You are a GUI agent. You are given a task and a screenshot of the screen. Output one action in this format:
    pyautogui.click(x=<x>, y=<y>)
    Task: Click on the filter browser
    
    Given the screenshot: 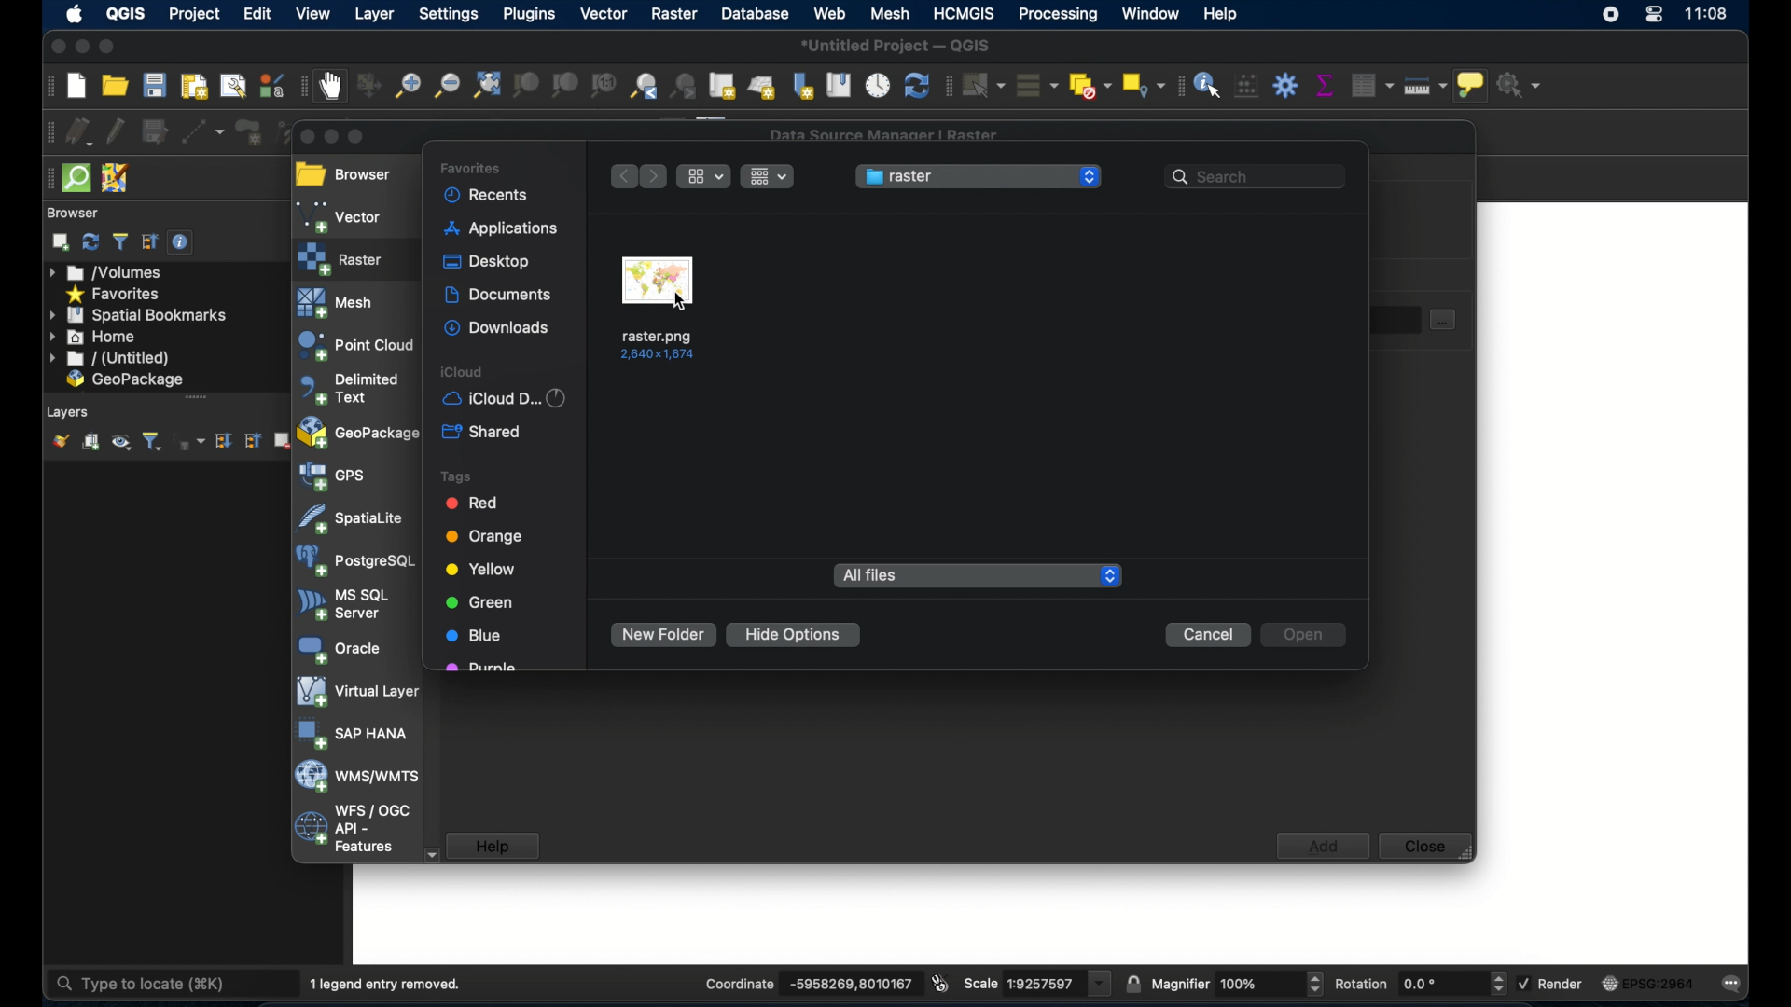 What is the action you would take?
    pyautogui.click(x=120, y=241)
    